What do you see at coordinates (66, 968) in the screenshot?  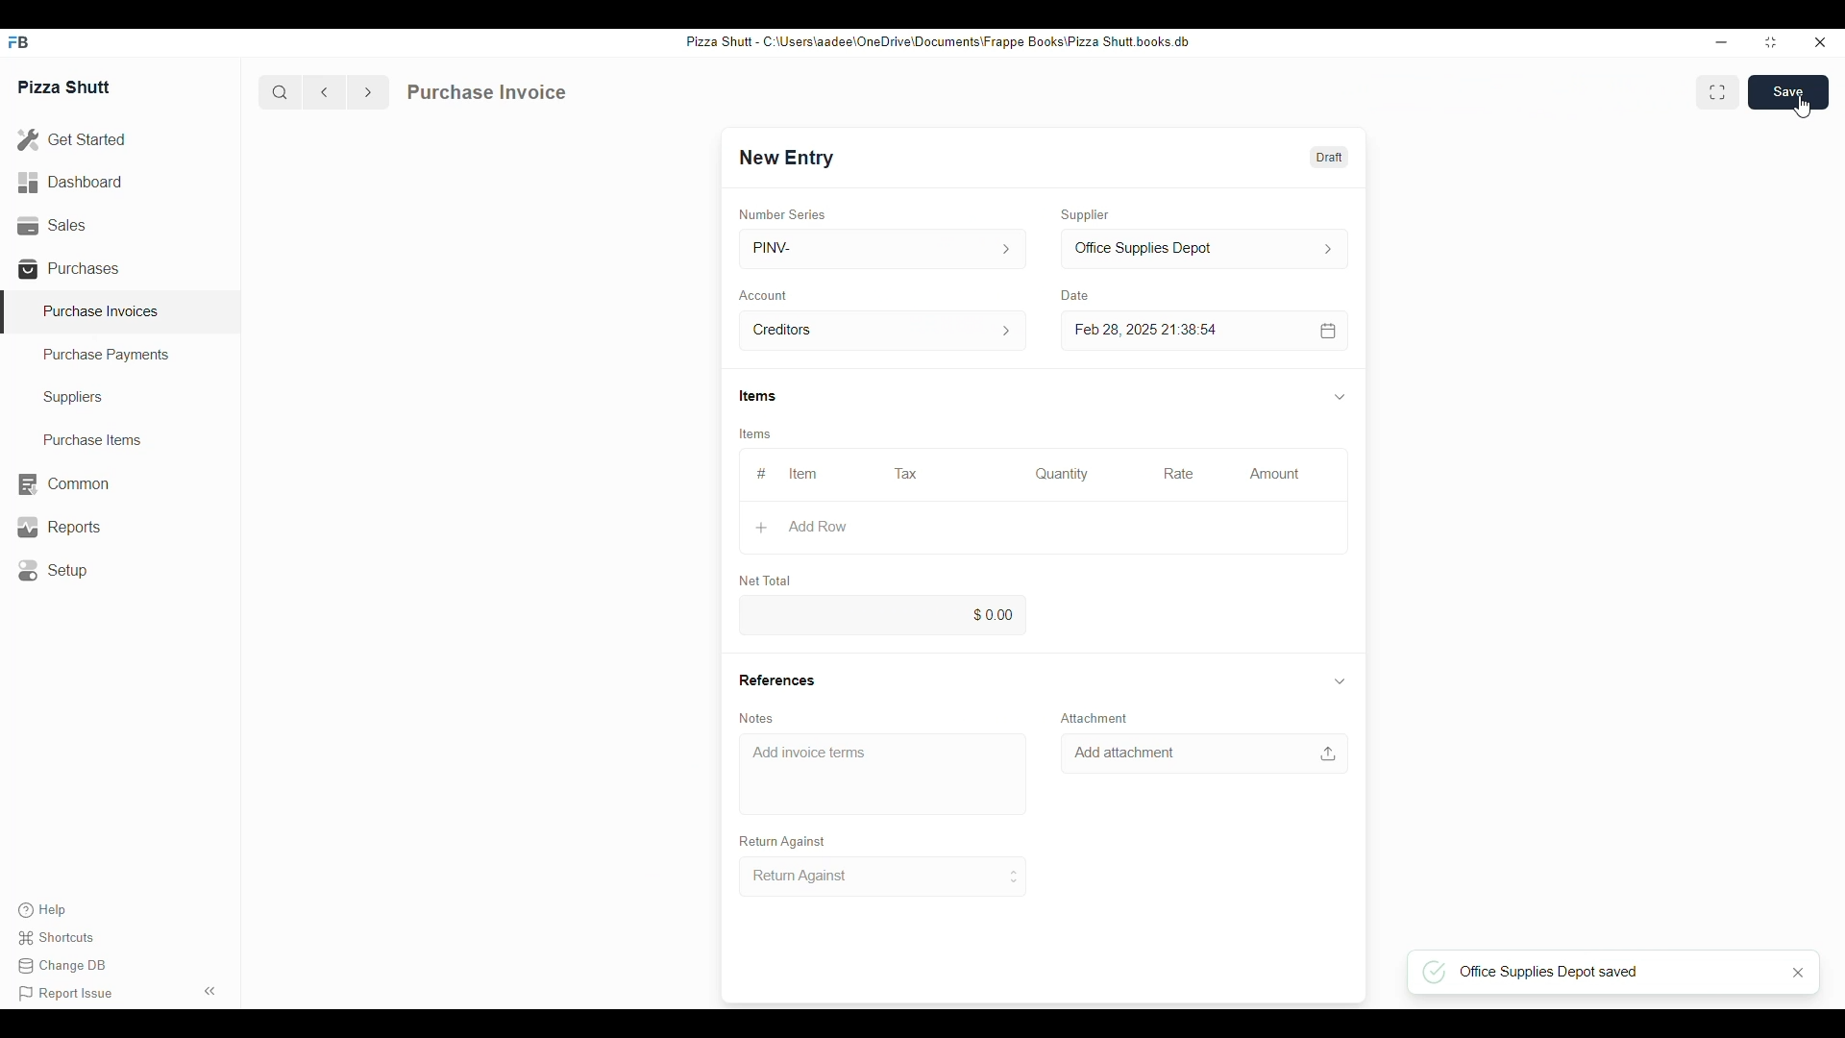 I see `Change DB` at bounding box center [66, 968].